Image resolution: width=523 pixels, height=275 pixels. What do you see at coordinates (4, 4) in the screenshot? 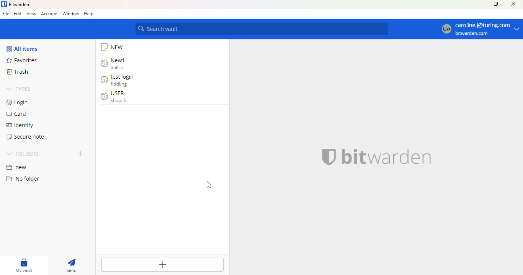
I see `logo` at bounding box center [4, 4].